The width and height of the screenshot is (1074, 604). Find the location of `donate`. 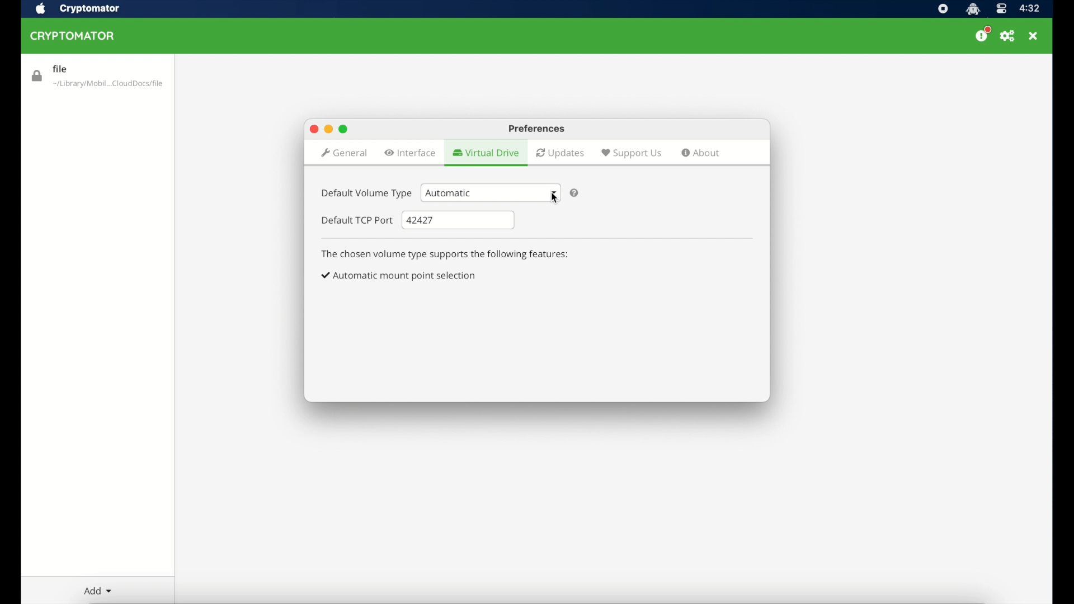

donate is located at coordinates (982, 35).